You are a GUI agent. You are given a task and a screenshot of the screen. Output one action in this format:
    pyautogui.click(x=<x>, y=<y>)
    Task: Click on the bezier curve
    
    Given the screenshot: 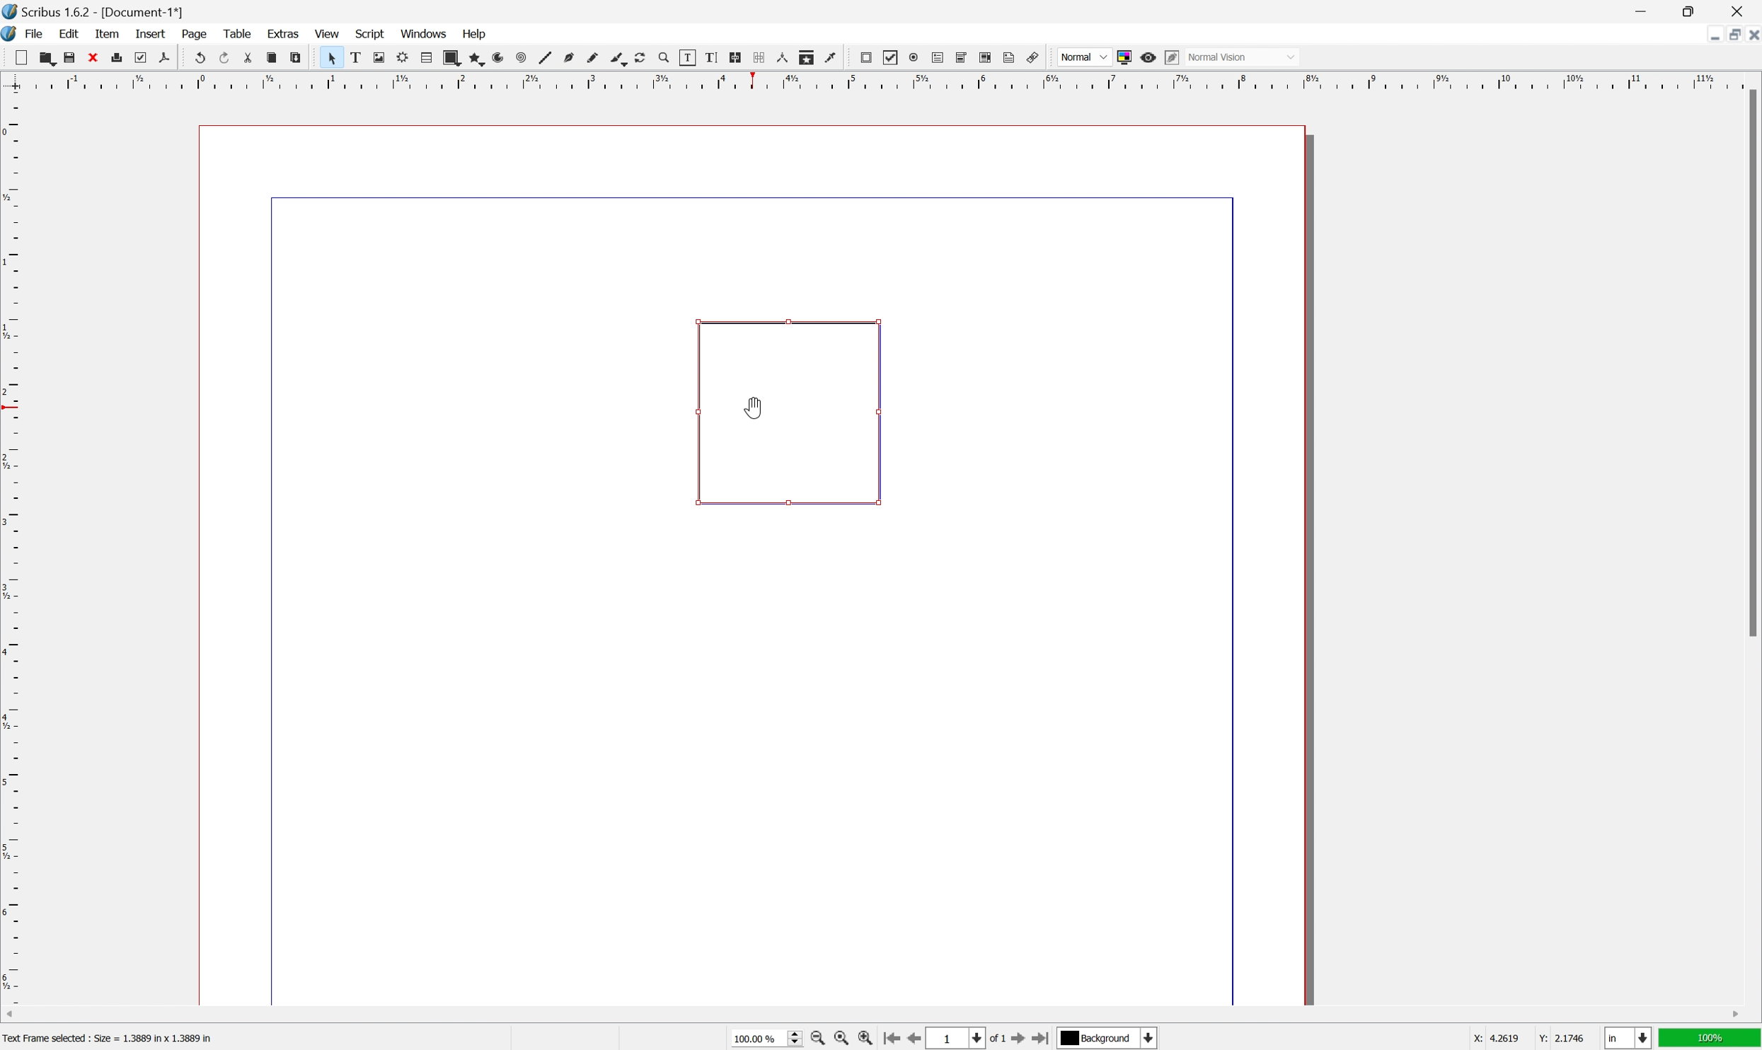 What is the action you would take?
    pyautogui.click(x=569, y=58)
    